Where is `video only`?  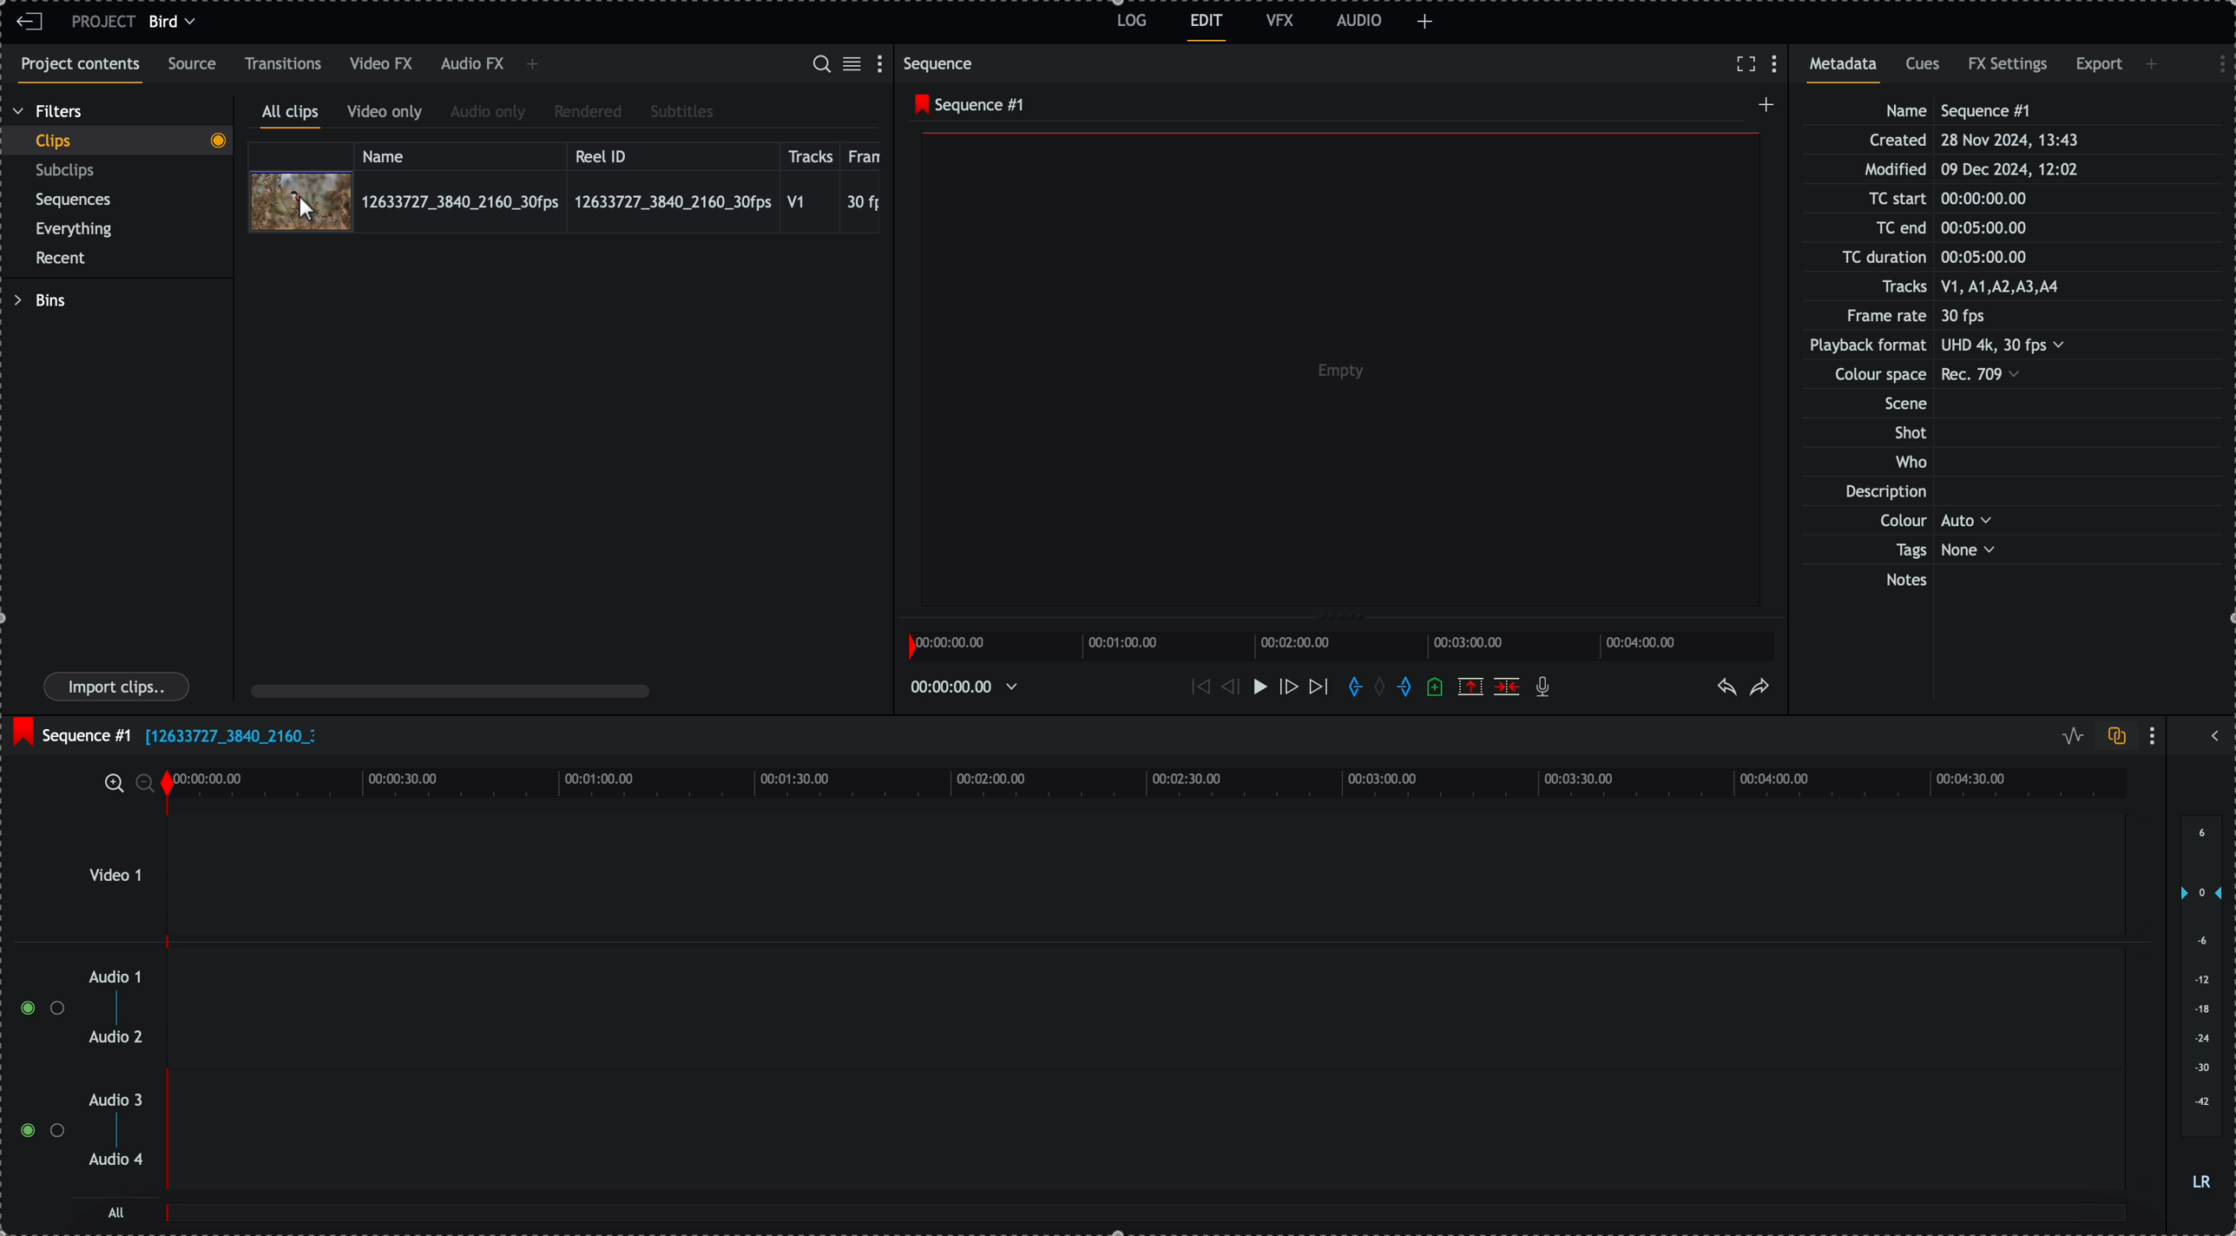 video only is located at coordinates (389, 115).